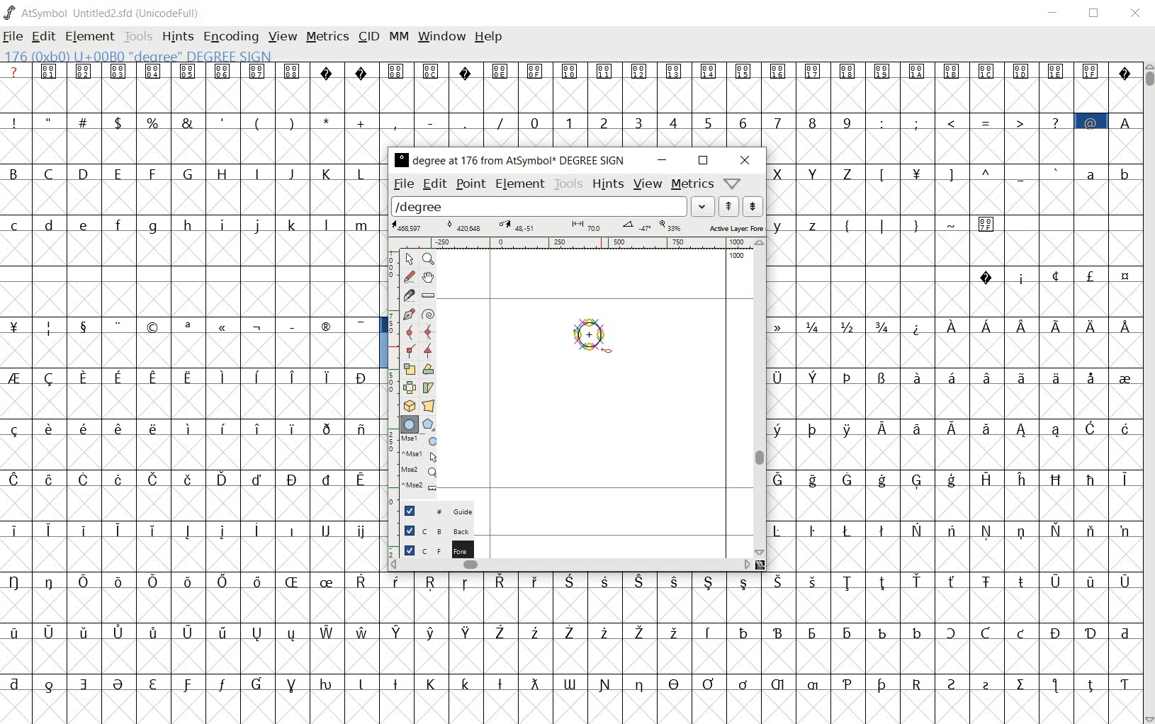  I want to click on A, so click(1125, 120).